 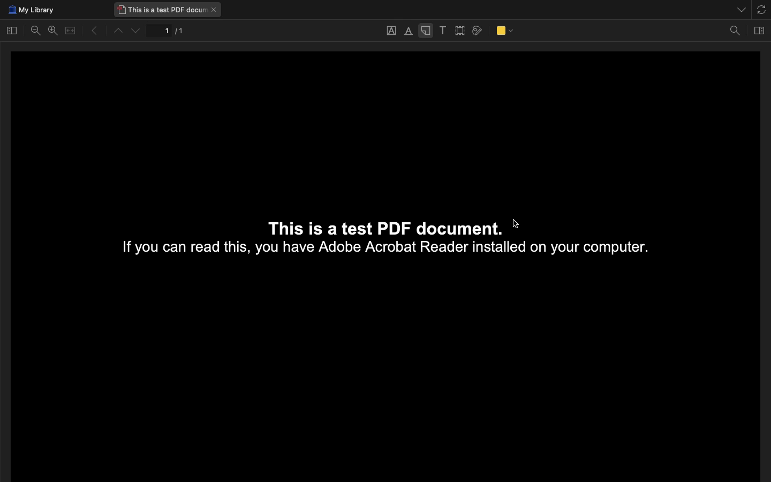 I want to click on Select area, so click(x=461, y=31).